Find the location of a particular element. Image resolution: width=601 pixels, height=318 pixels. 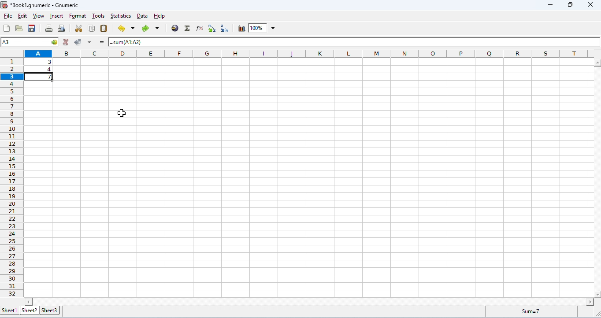

selected cell is located at coordinates (30, 43).